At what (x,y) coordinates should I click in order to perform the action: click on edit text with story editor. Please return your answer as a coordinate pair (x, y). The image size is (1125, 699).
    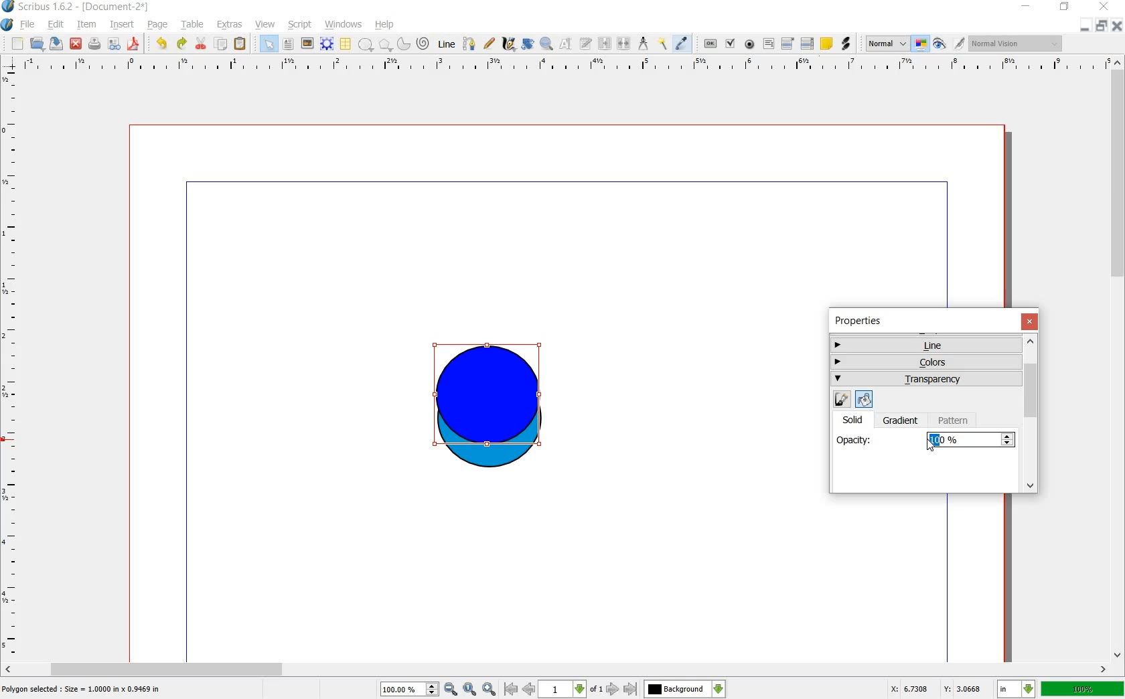
    Looking at the image, I should click on (586, 45).